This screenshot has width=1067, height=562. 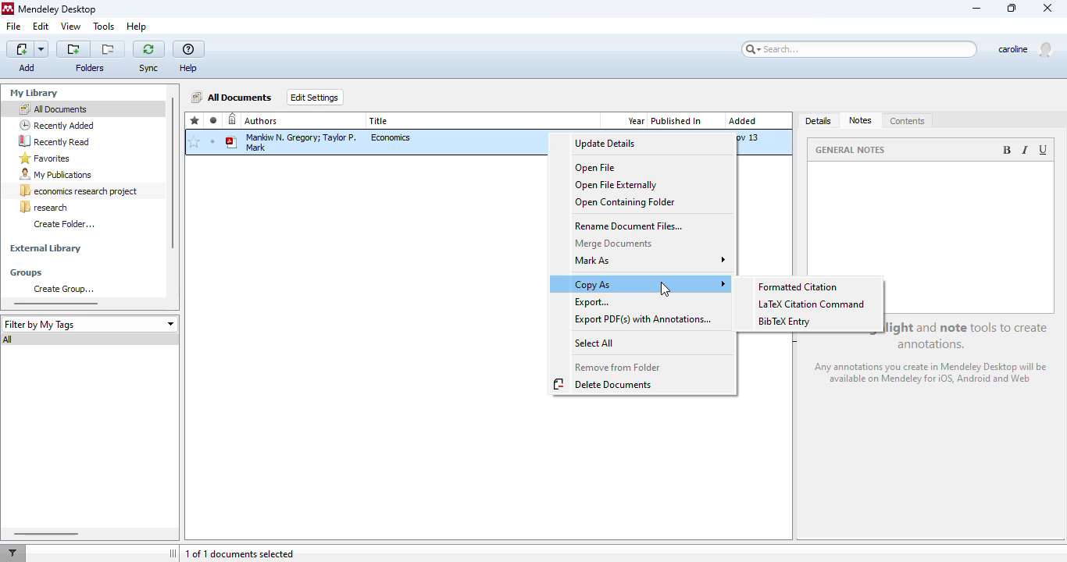 I want to click on tools, so click(x=104, y=27).